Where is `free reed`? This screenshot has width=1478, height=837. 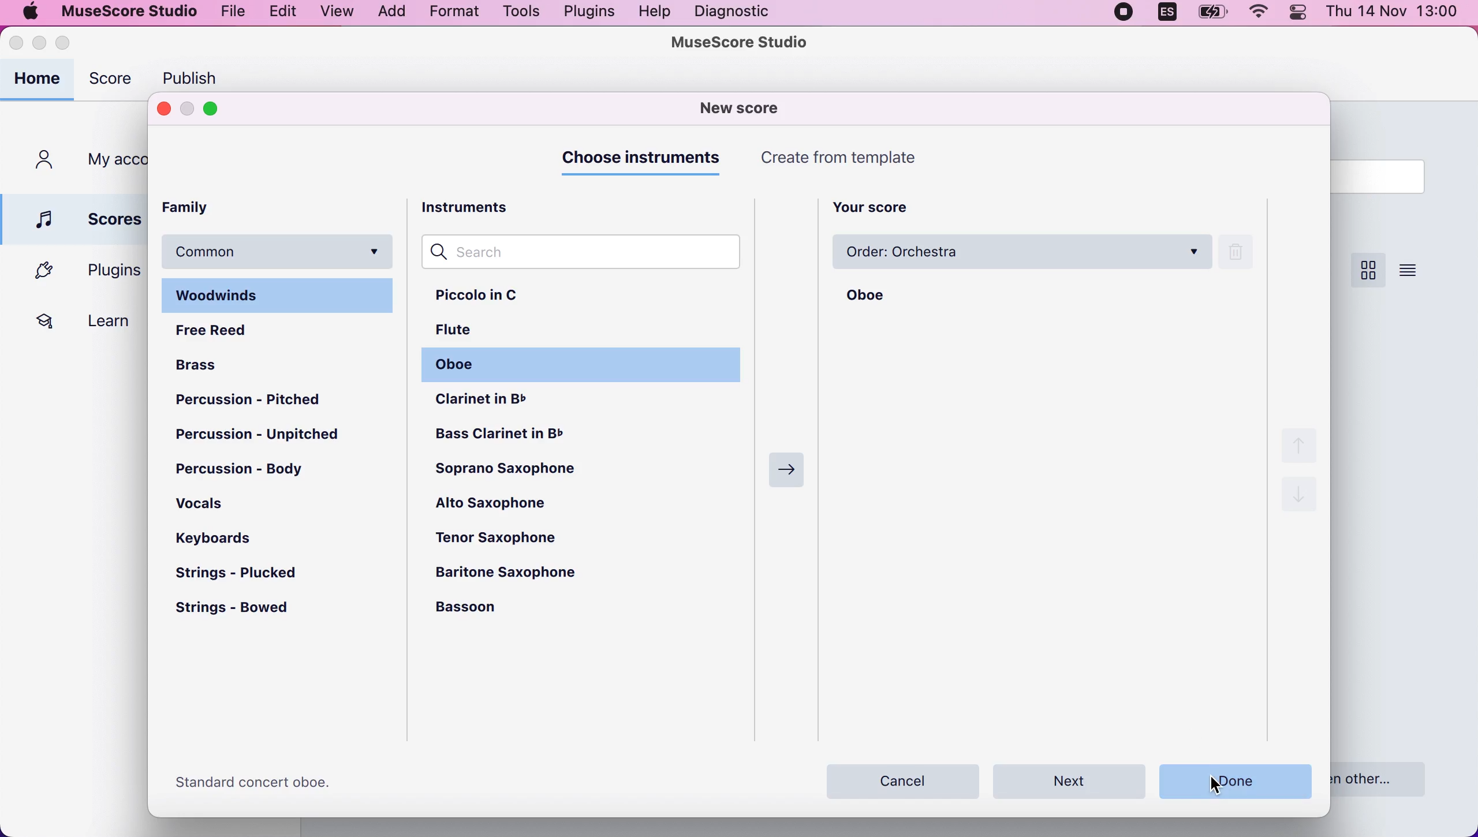
free reed is located at coordinates (221, 329).